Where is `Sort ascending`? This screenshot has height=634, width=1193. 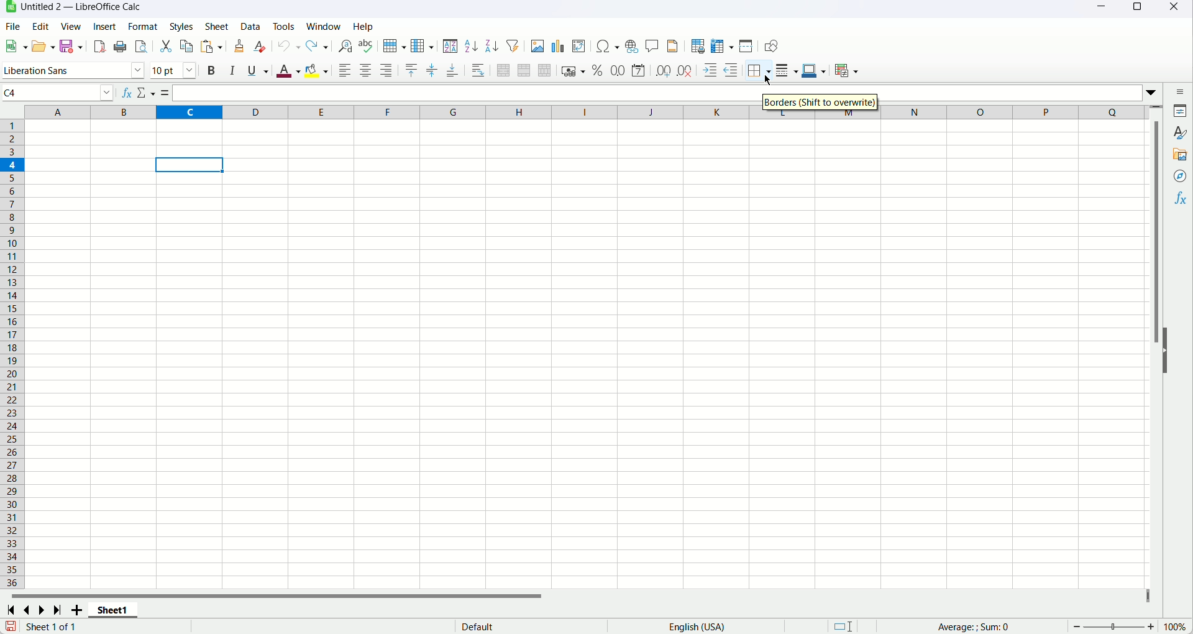
Sort ascending is located at coordinates (472, 47).